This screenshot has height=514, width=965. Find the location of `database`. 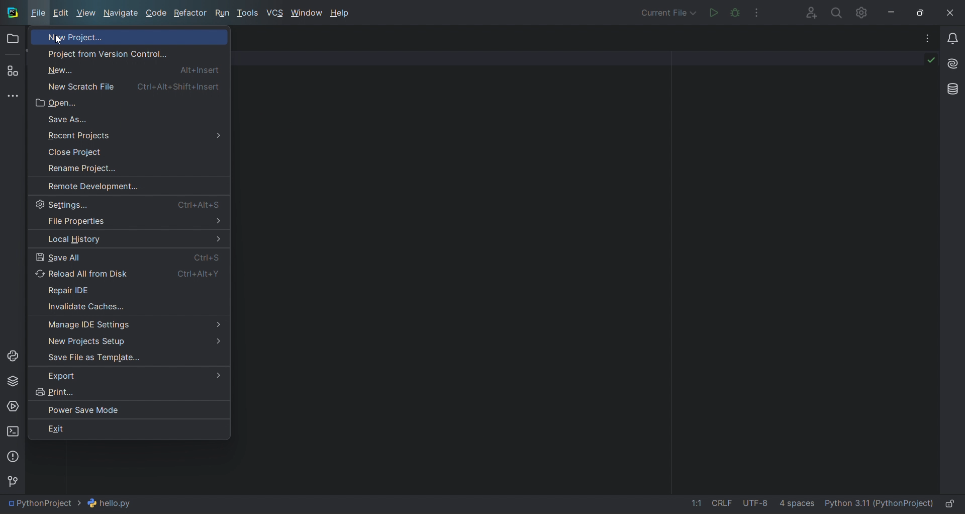

database is located at coordinates (950, 88).